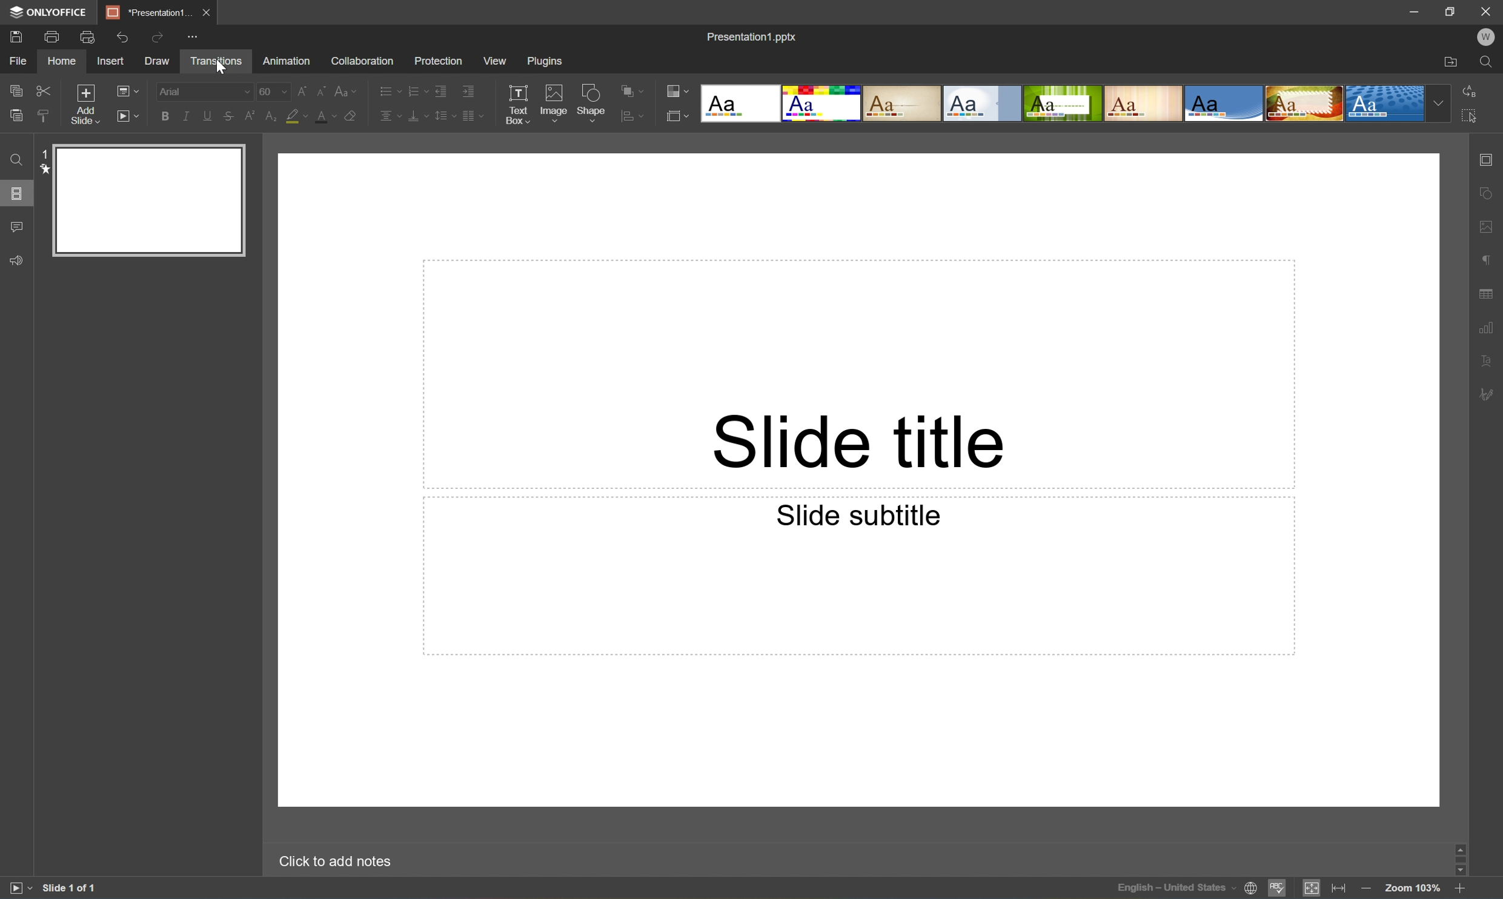 The height and width of the screenshot is (899, 1503). I want to click on Signature settings, so click(1490, 394).